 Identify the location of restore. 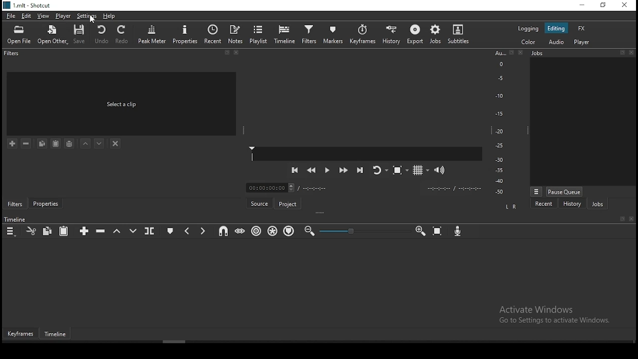
(603, 5).